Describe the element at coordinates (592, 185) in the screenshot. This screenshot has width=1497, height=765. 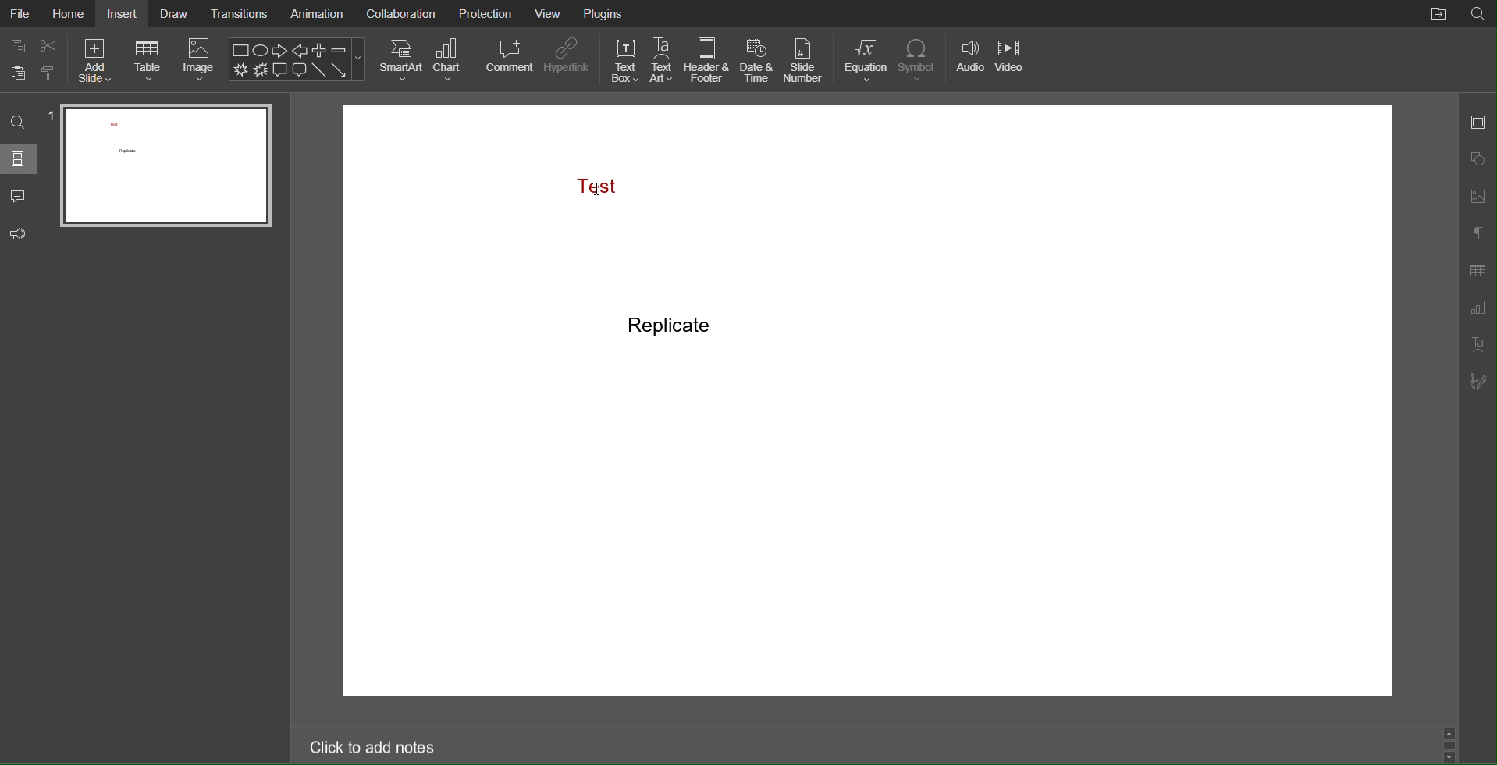
I see `Test` at that location.